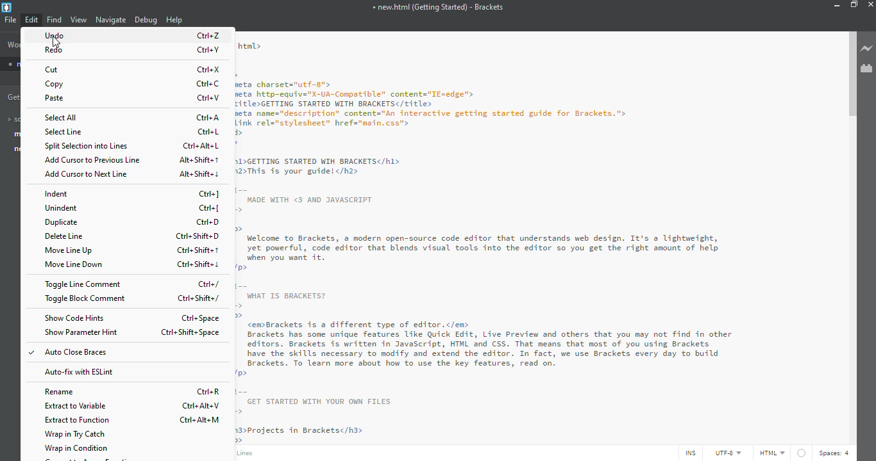 This screenshot has height=461, width=876. I want to click on ctrl+a, so click(210, 118).